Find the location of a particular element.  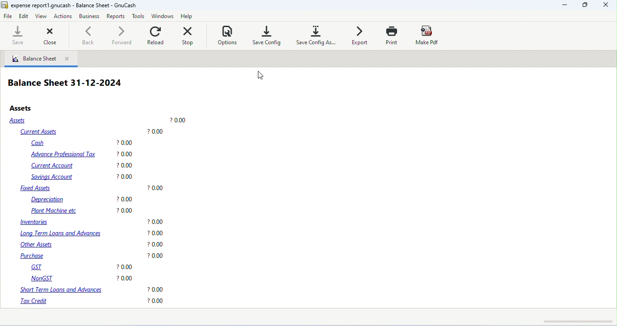

assets is located at coordinates (98, 121).